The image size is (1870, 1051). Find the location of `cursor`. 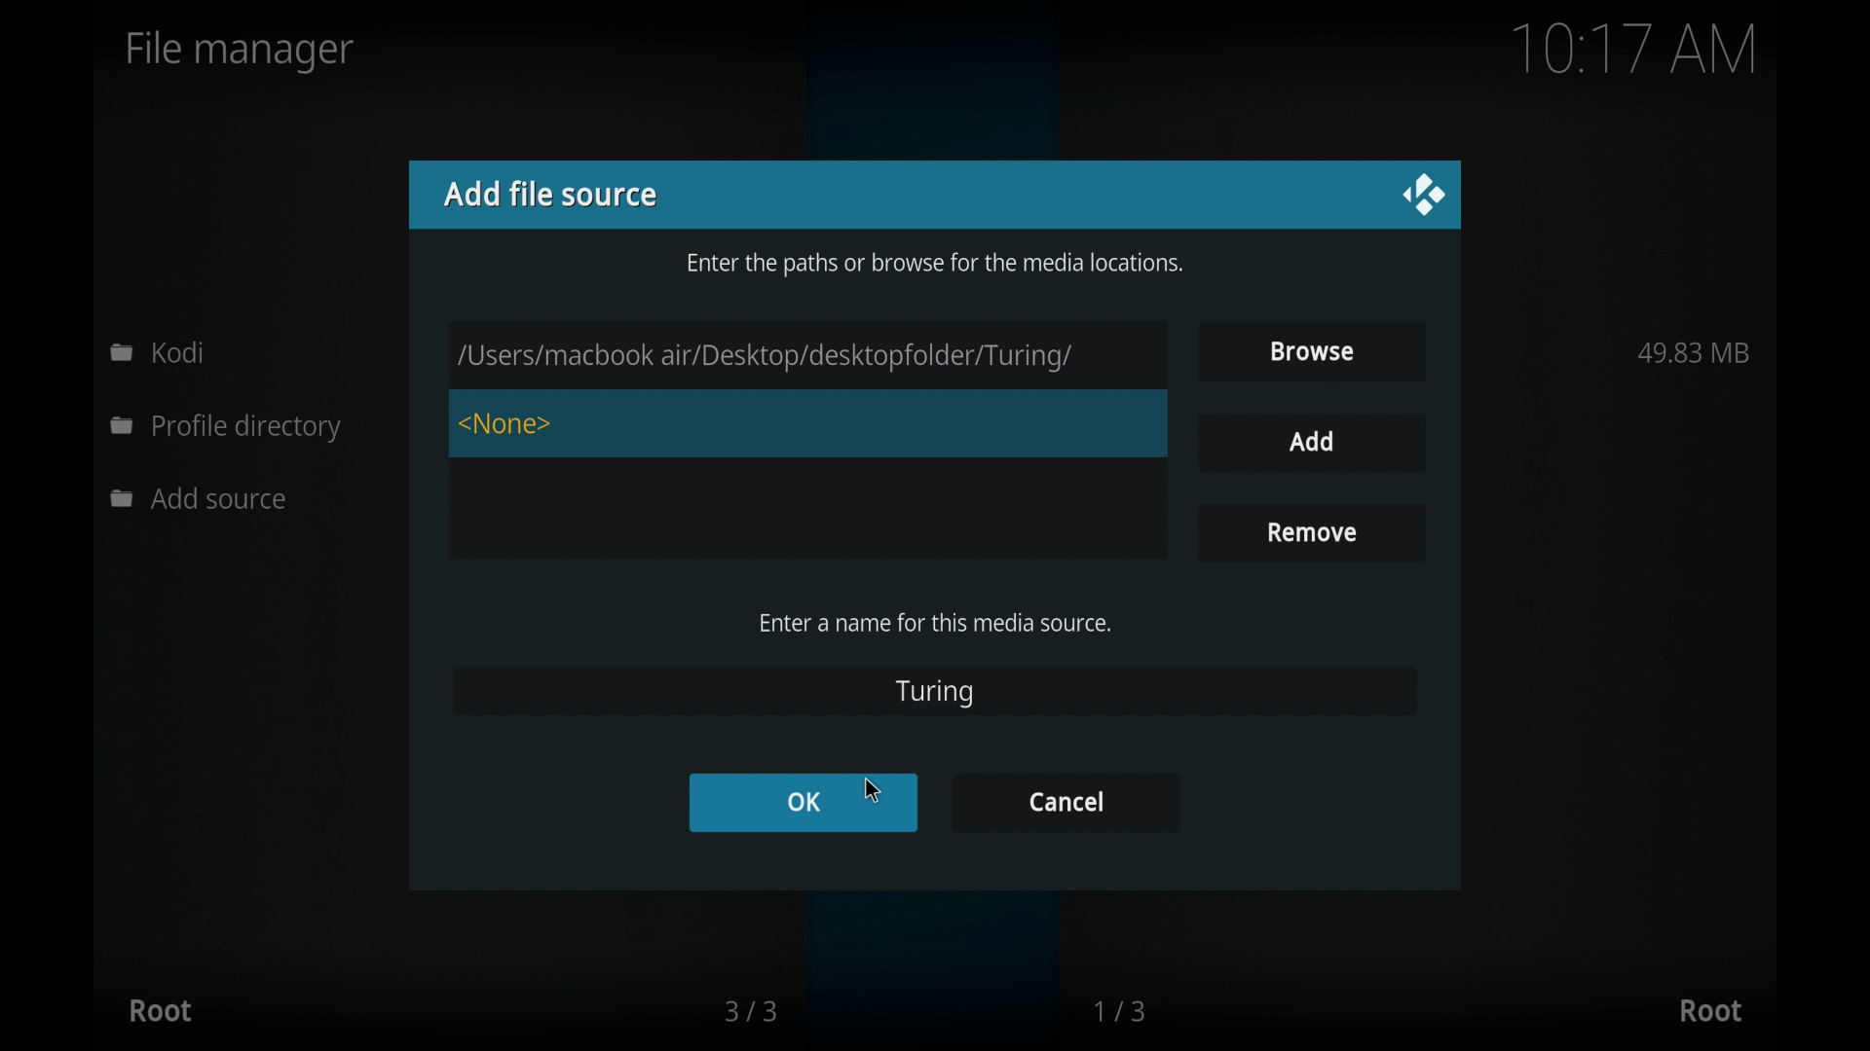

cursor is located at coordinates (872, 791).